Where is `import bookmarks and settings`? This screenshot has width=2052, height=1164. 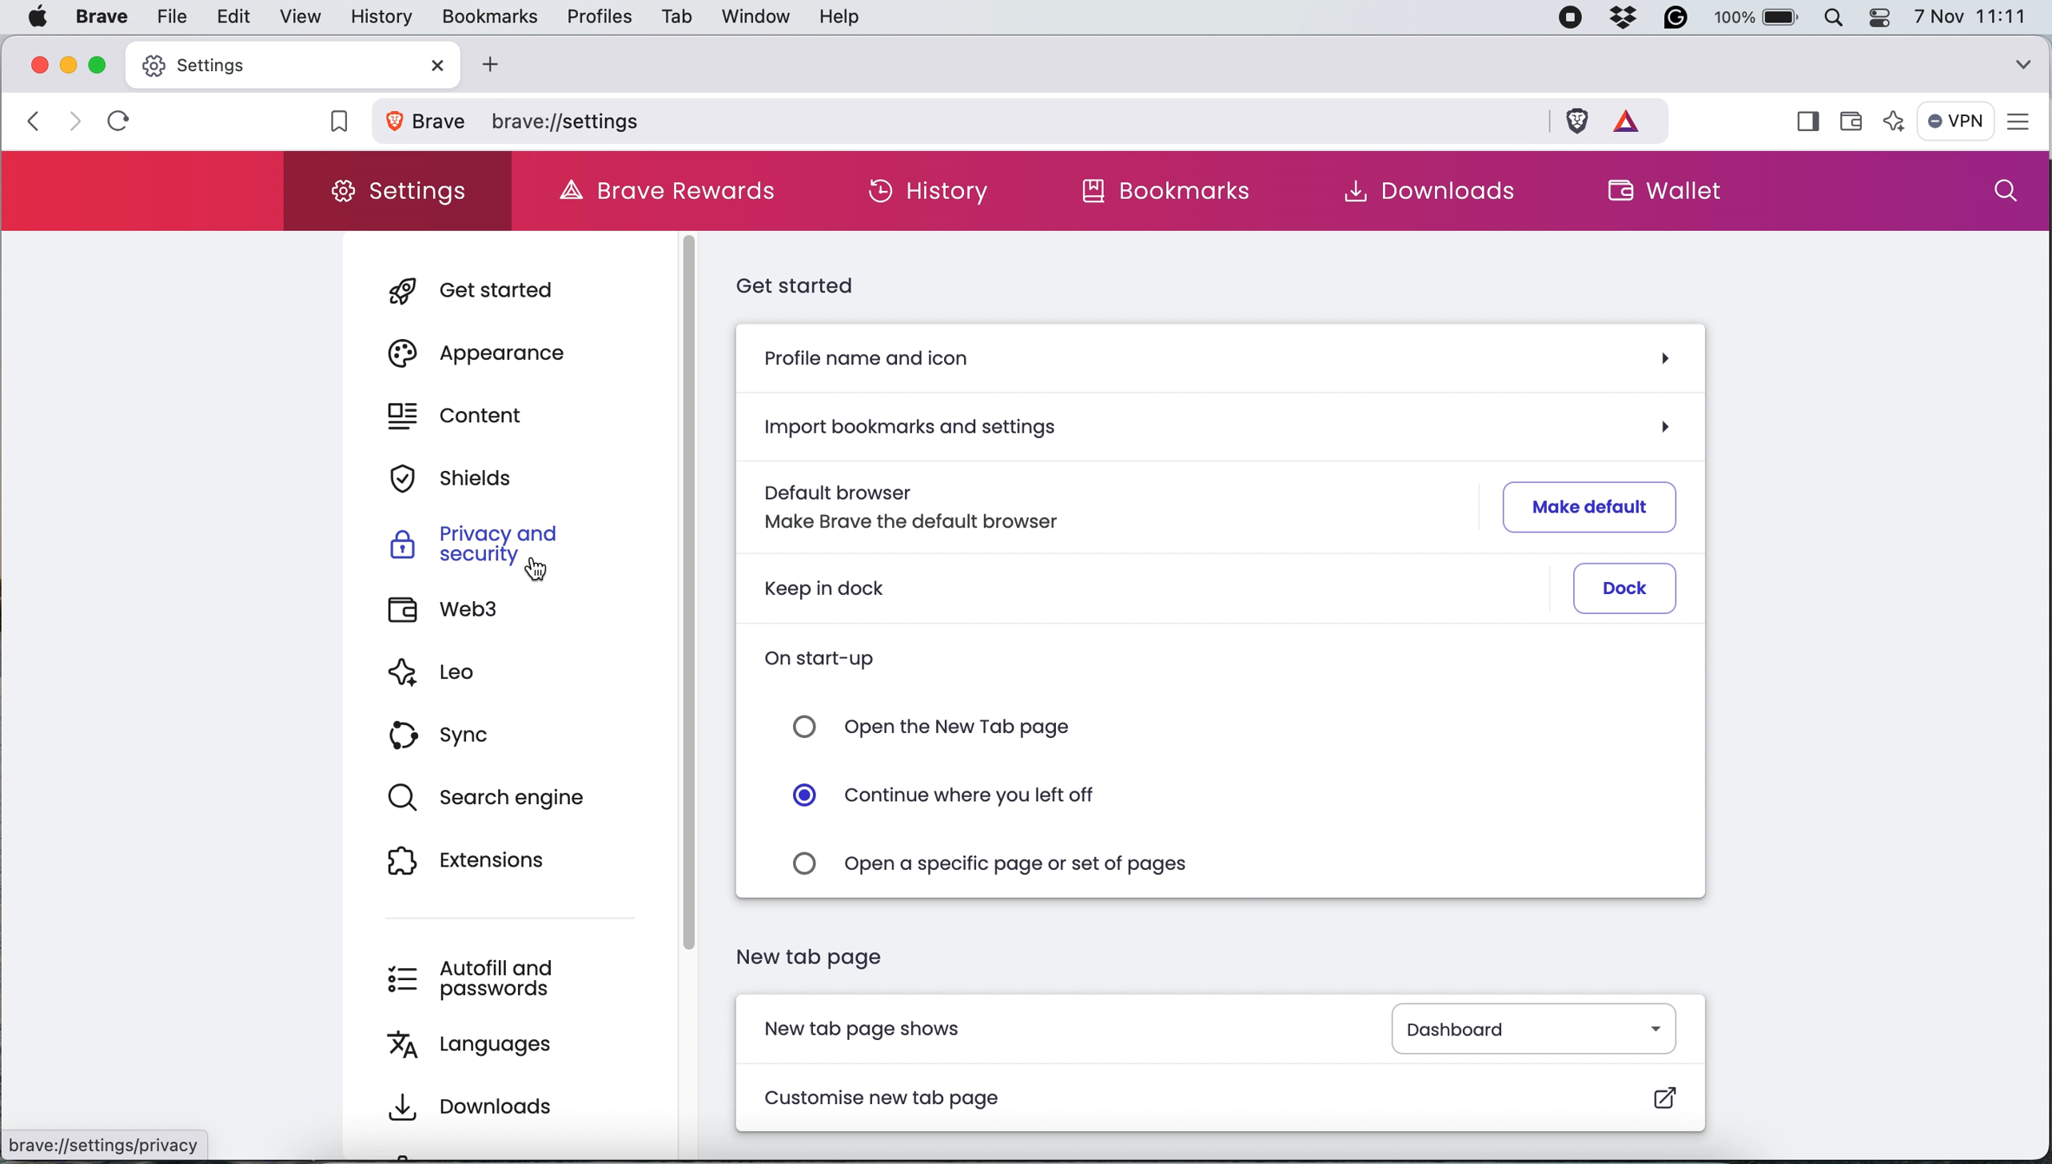 import bookmarks and settings is located at coordinates (1218, 420).